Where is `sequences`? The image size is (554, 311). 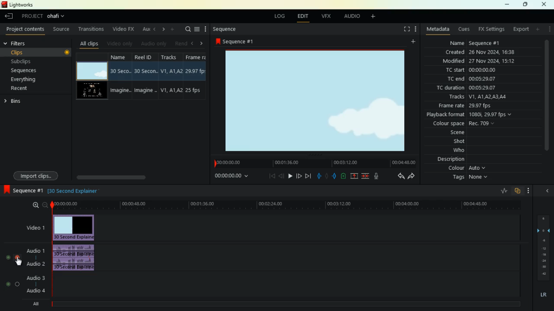
sequences is located at coordinates (26, 70).